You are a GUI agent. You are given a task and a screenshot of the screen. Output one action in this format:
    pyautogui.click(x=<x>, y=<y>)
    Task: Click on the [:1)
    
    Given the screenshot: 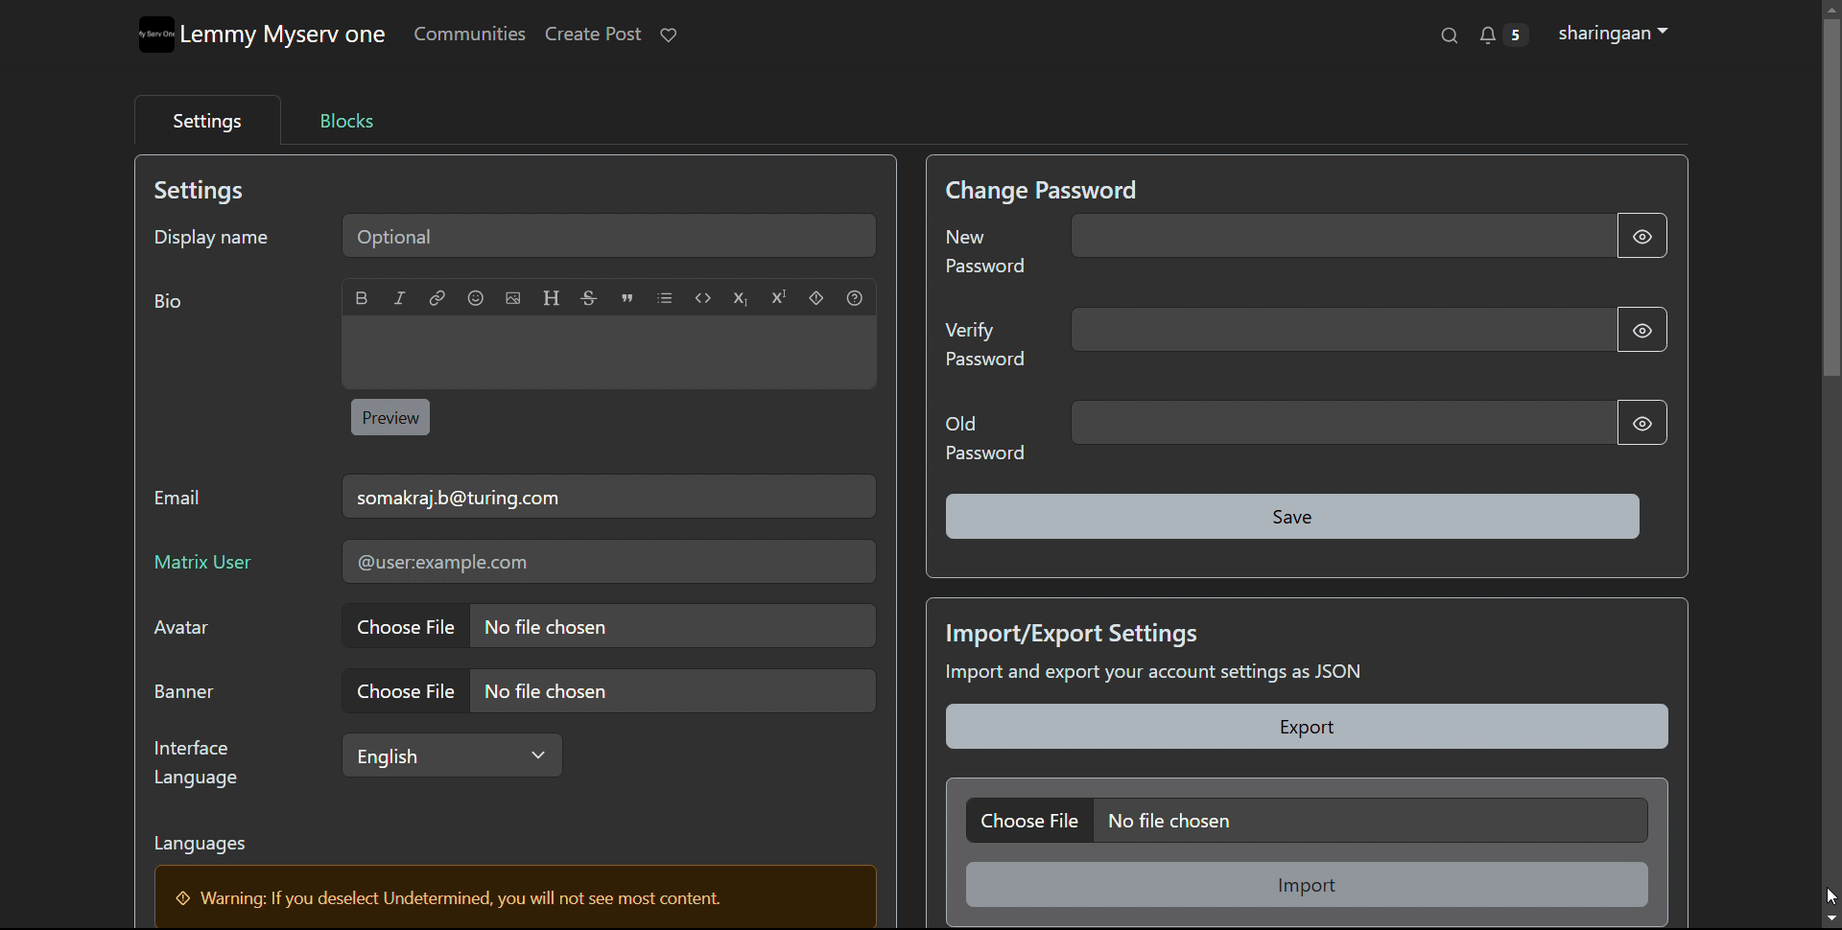 What is the action you would take?
    pyautogui.click(x=169, y=300)
    